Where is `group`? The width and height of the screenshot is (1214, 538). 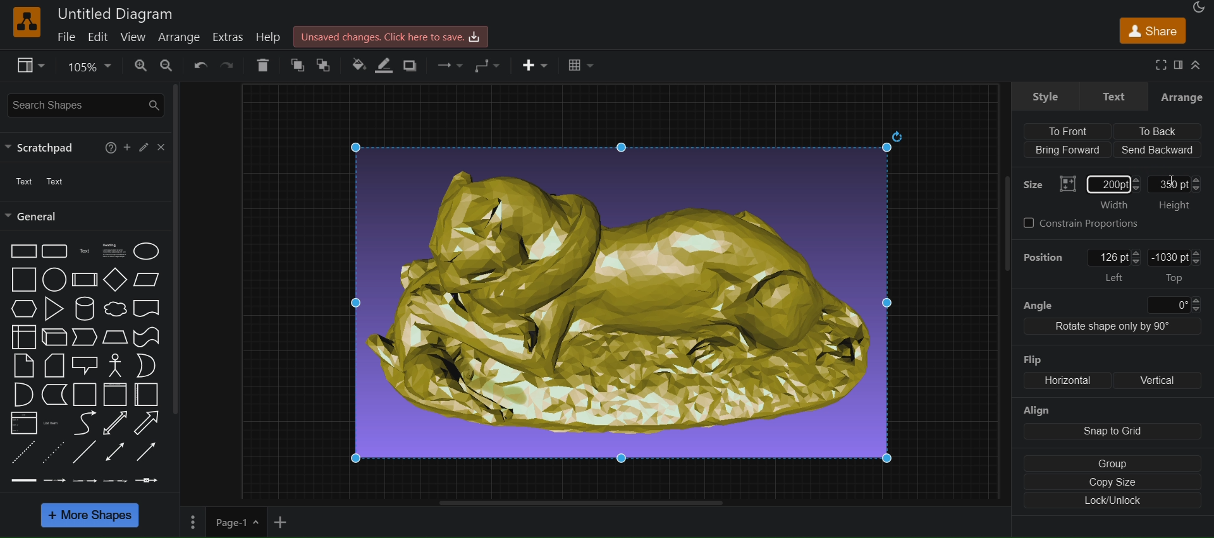
group is located at coordinates (1108, 463).